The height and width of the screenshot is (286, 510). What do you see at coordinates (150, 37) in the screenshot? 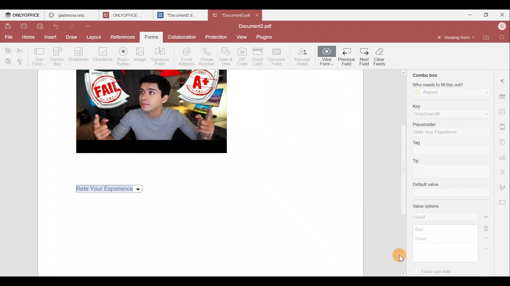
I see `Forms` at bounding box center [150, 37].